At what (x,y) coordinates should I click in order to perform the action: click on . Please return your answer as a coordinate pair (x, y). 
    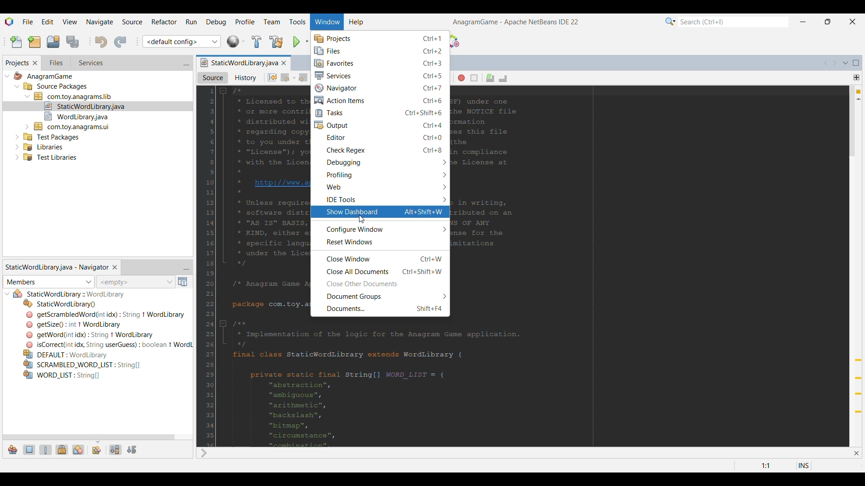
    Looking at the image, I should click on (204, 453).